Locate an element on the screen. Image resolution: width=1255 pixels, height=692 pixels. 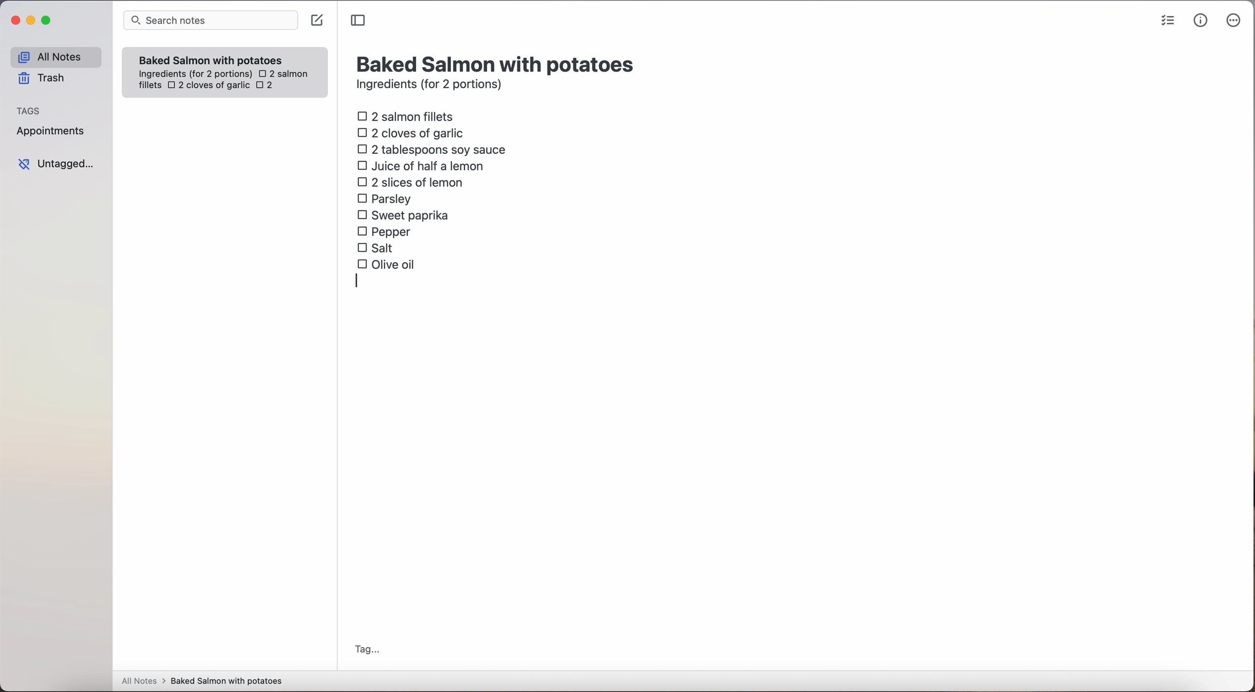
create note is located at coordinates (316, 20).